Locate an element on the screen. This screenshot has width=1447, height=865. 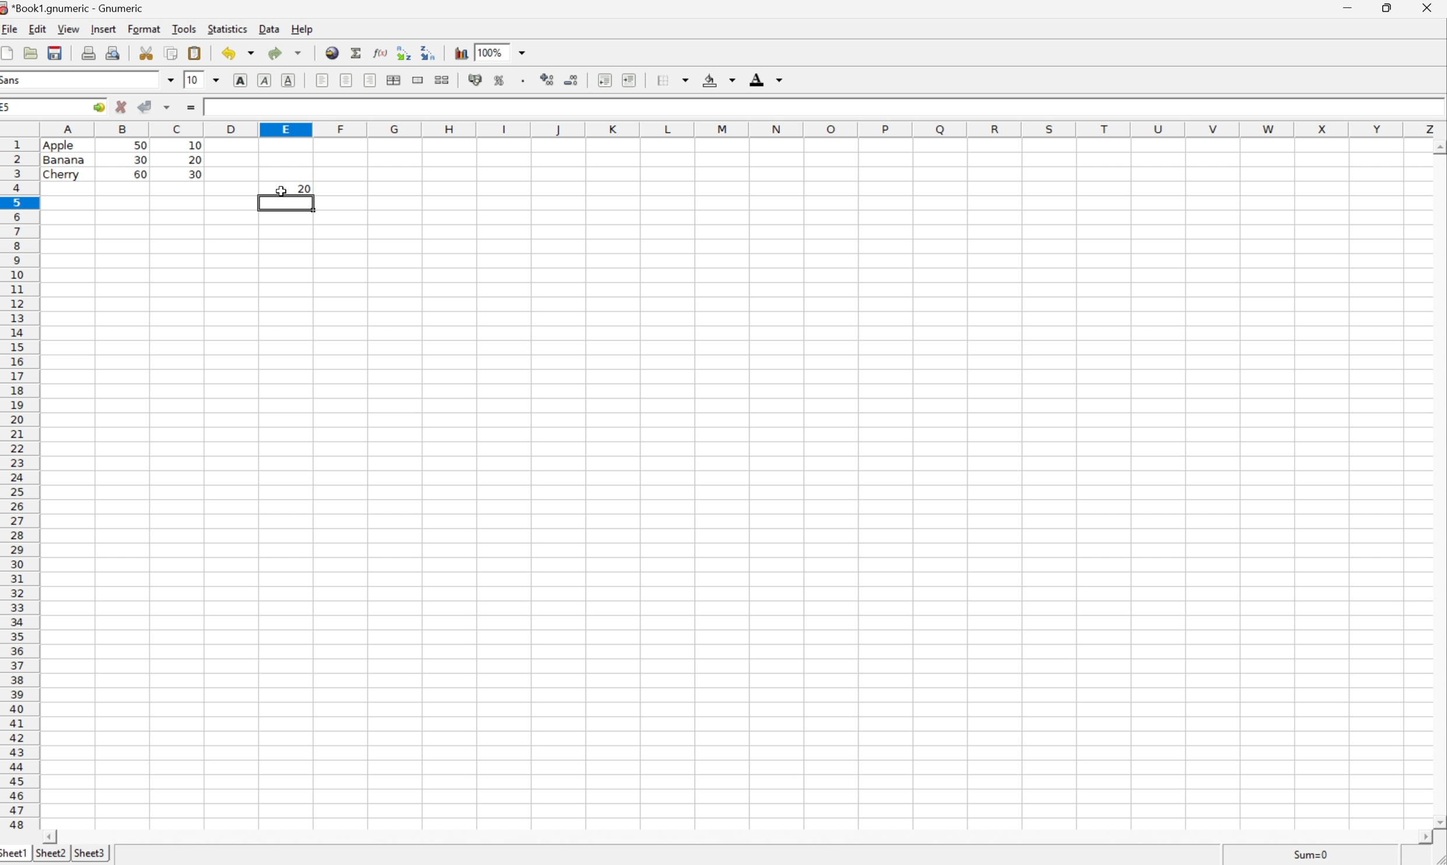
scroll down is located at coordinates (1438, 822).